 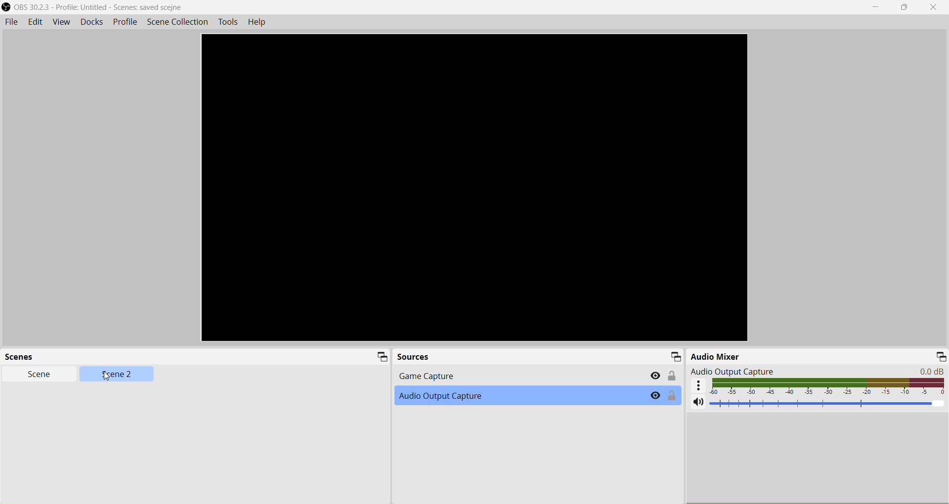 What do you see at coordinates (672, 375) in the screenshot?
I see `Lock` at bounding box center [672, 375].